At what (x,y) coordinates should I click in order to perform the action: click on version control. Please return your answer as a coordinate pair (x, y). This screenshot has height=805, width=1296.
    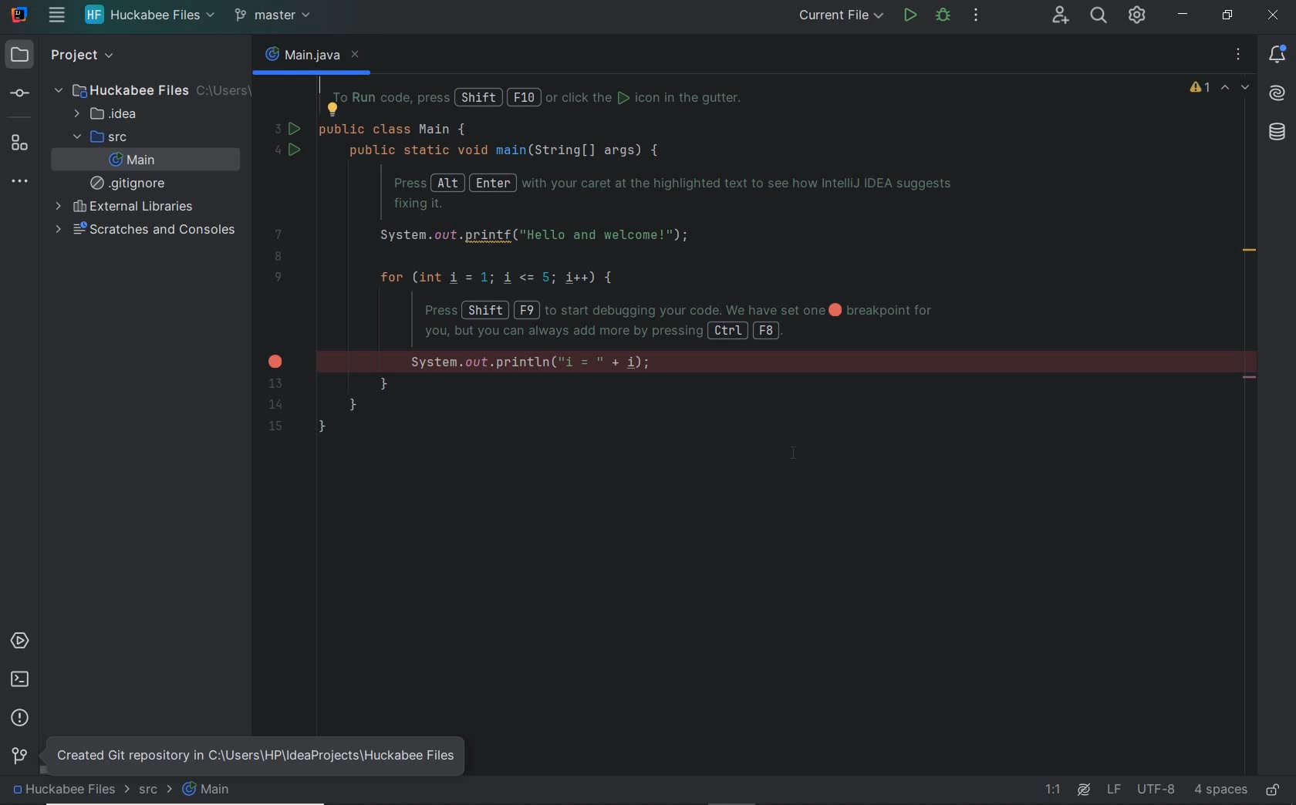
    Looking at the image, I should click on (19, 756).